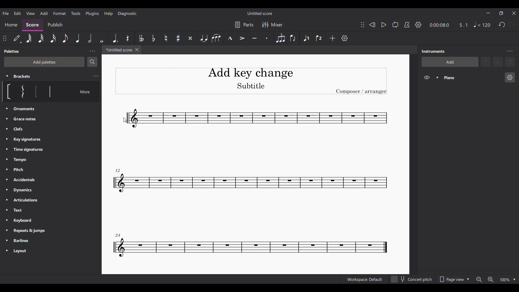 The height and width of the screenshot is (292, 519). I want to click on Title, sub-title, and composer name, so click(251, 81).